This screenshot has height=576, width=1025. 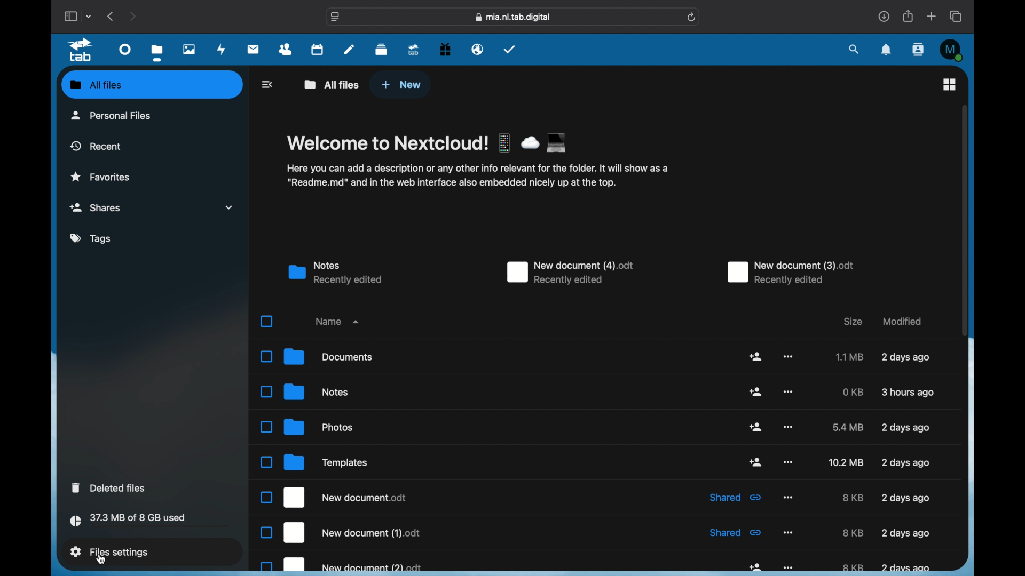 I want to click on tab, so click(x=414, y=49).